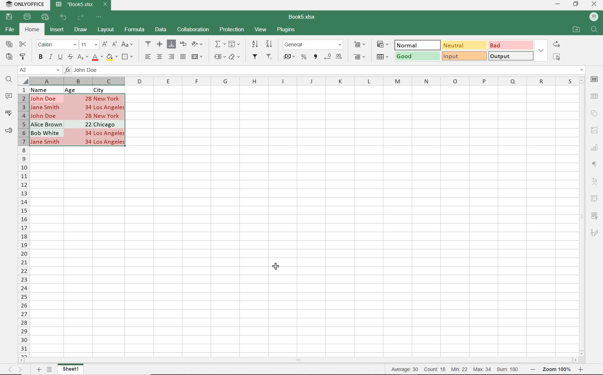 Image resolution: width=603 pixels, height=375 pixels. Describe the element at coordinates (286, 30) in the screenshot. I see `PLUGINS` at that location.